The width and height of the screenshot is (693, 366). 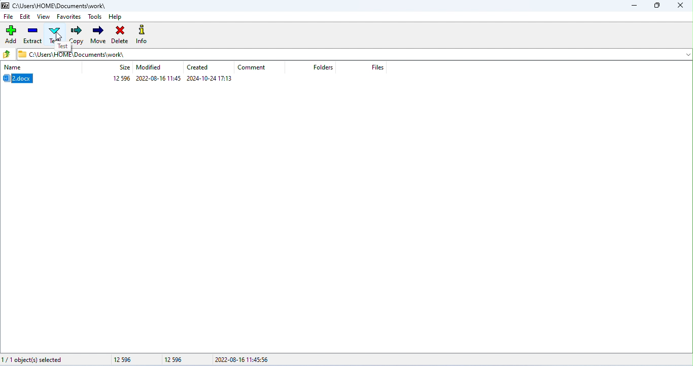 What do you see at coordinates (635, 7) in the screenshot?
I see `minimize` at bounding box center [635, 7].